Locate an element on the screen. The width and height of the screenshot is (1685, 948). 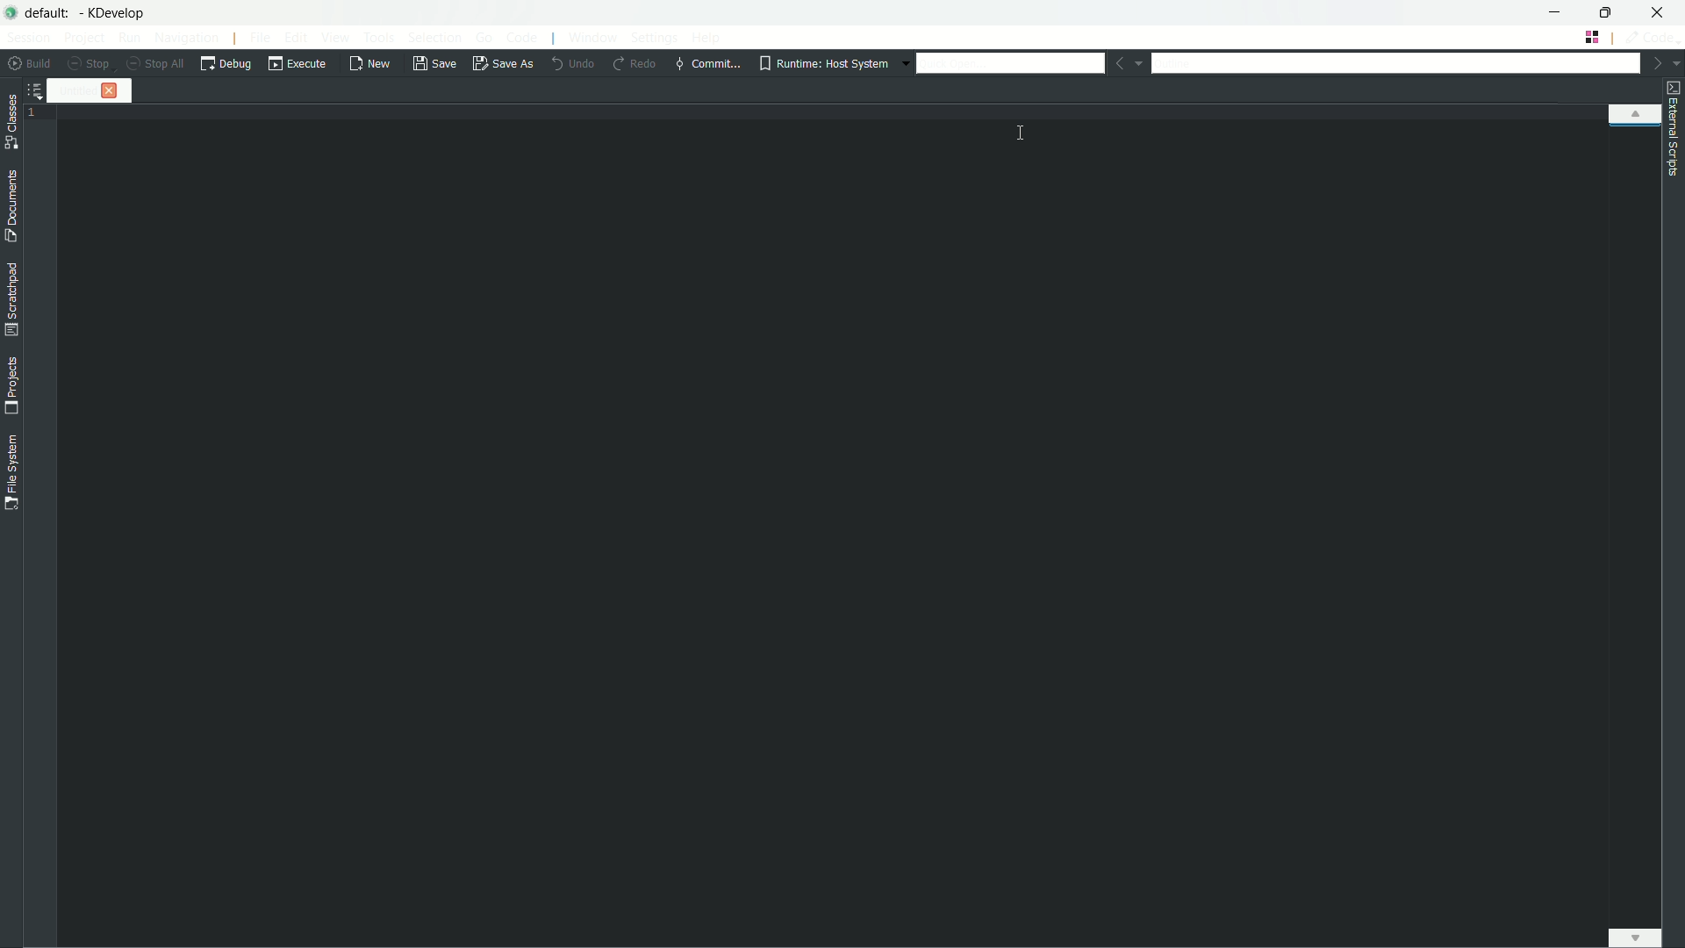
workspace is located at coordinates (865, 535).